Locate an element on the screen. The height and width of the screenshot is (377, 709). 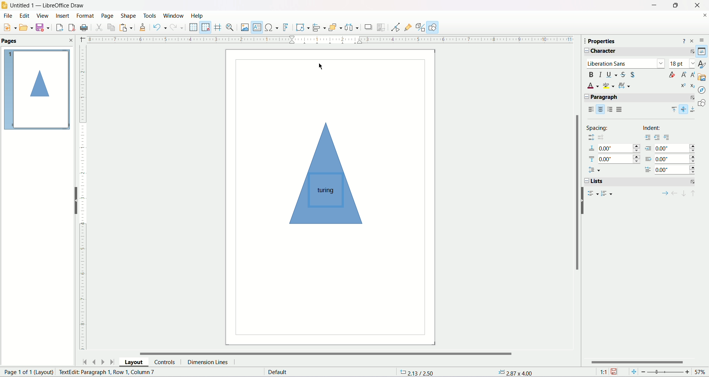
Tools is located at coordinates (150, 15).